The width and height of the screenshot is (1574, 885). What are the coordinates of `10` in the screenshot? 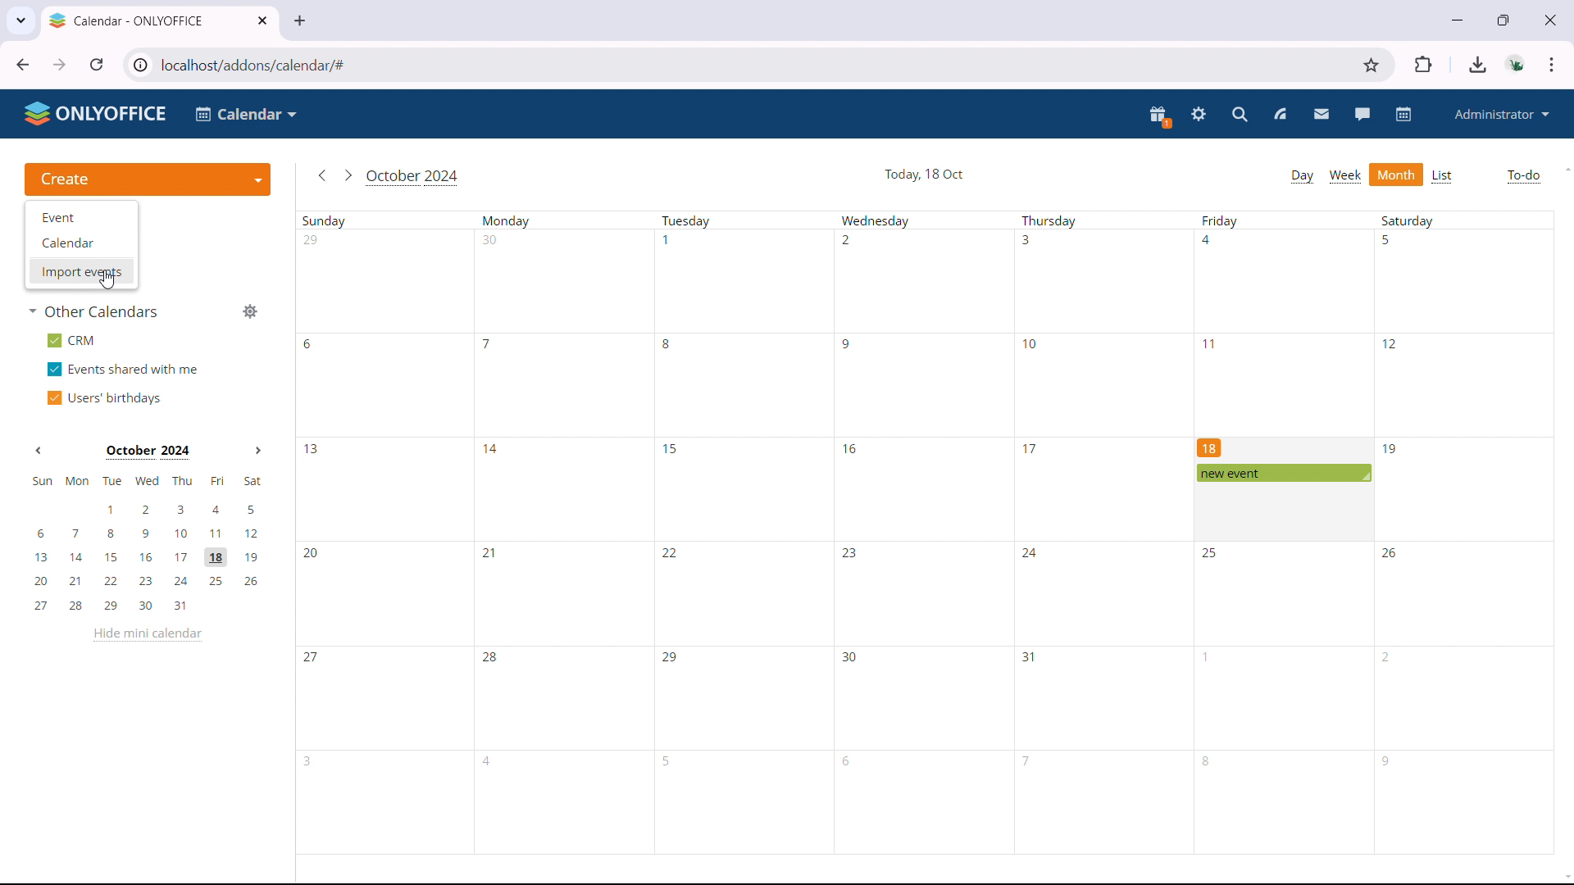 It's located at (1032, 344).